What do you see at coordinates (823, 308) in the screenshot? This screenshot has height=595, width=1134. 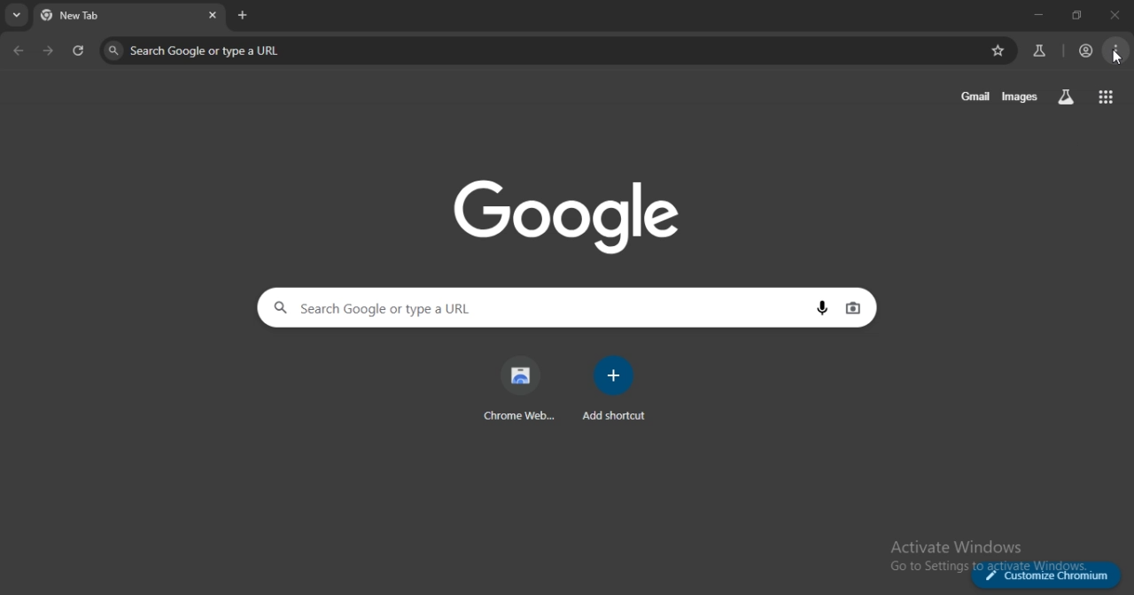 I see `voice search` at bounding box center [823, 308].